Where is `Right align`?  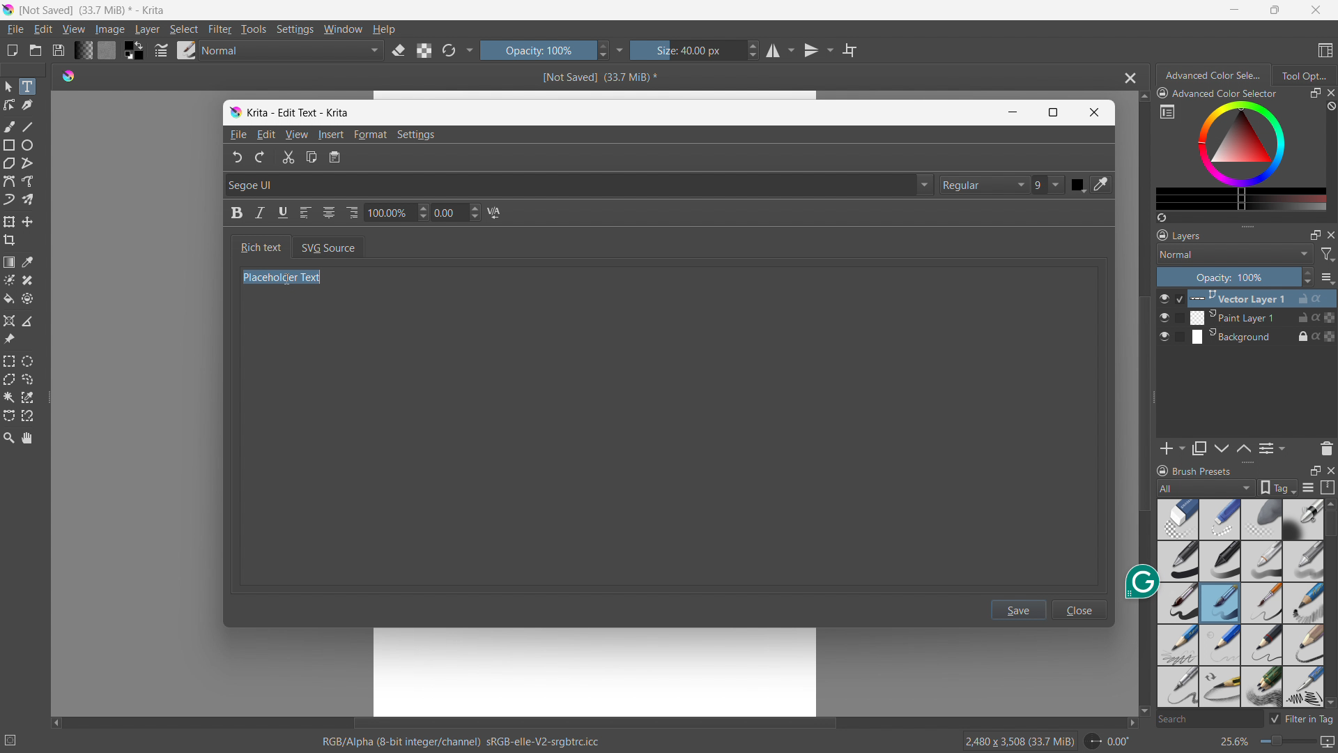 Right align is located at coordinates (353, 210).